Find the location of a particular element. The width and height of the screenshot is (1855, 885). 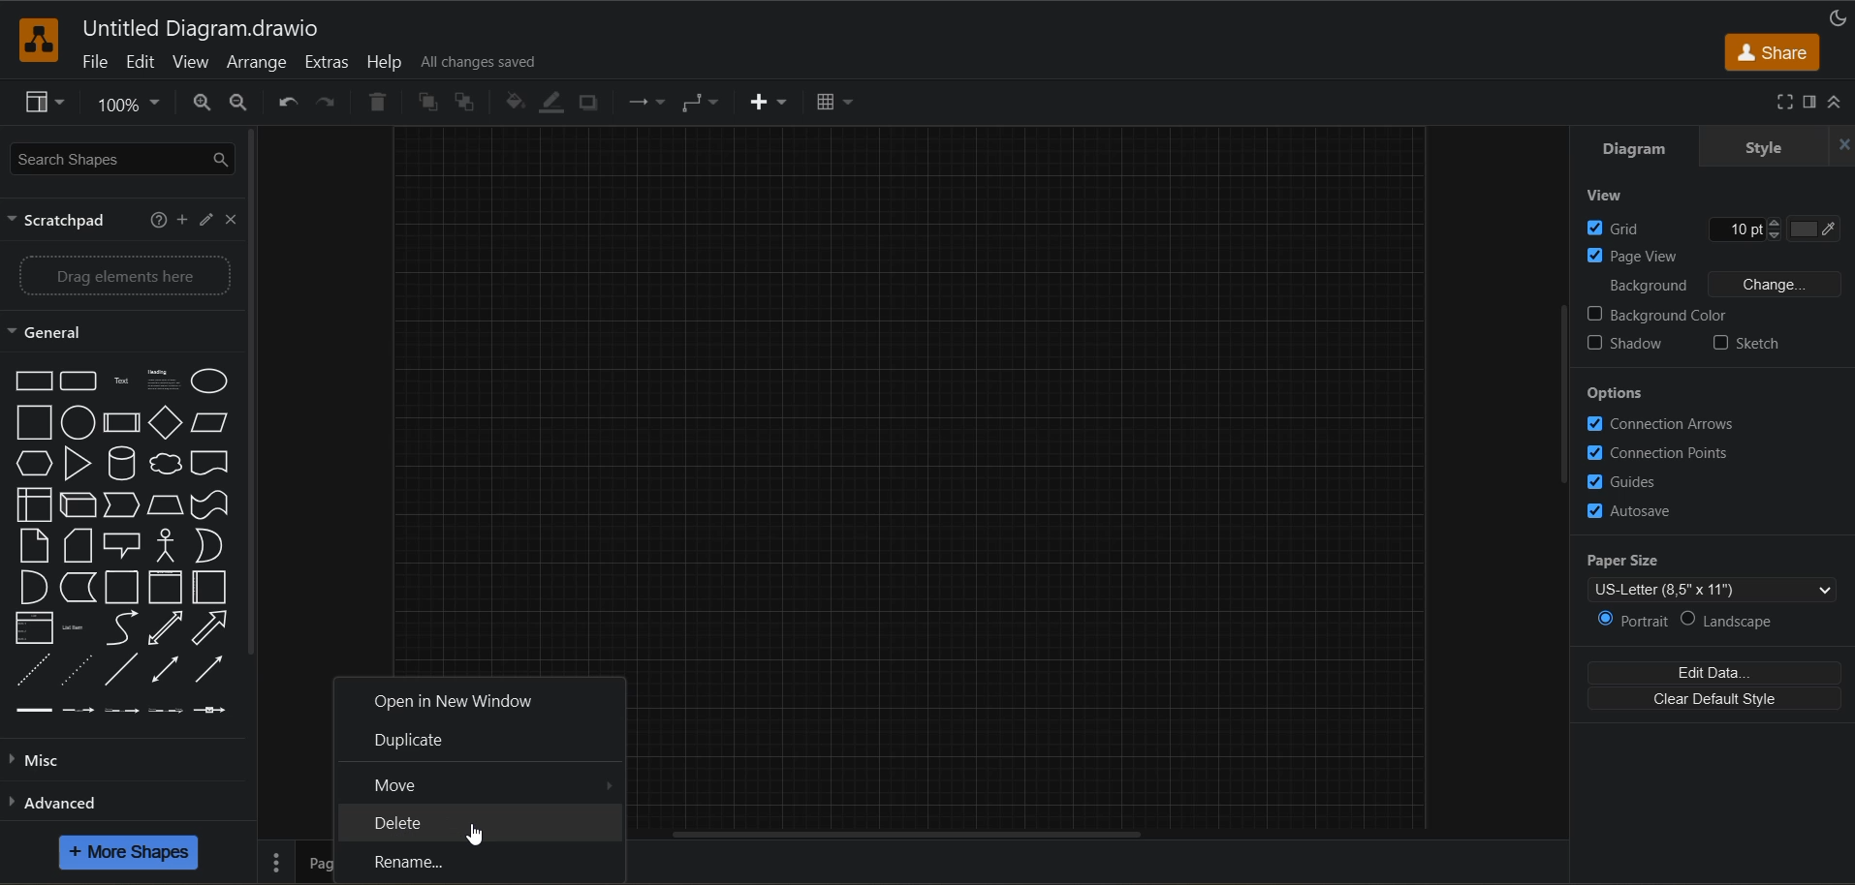

drag elements here is located at coordinates (118, 278).